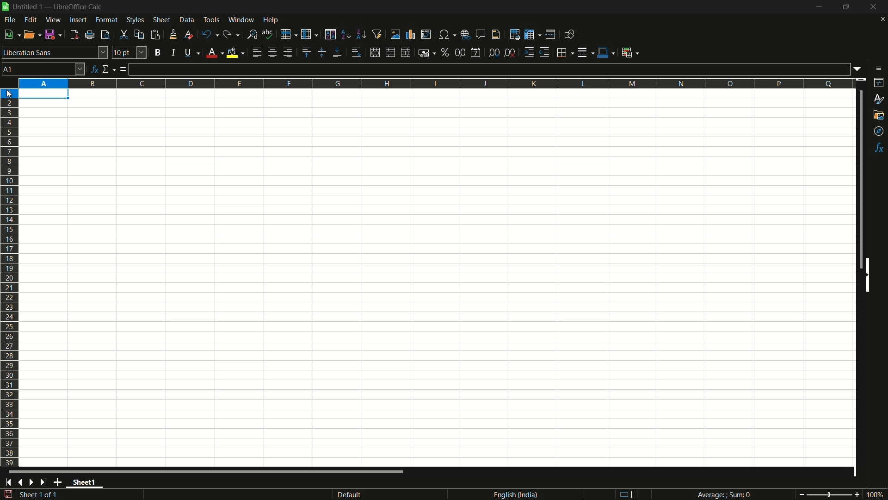  Describe the element at coordinates (190, 53) in the screenshot. I see `underline` at that location.